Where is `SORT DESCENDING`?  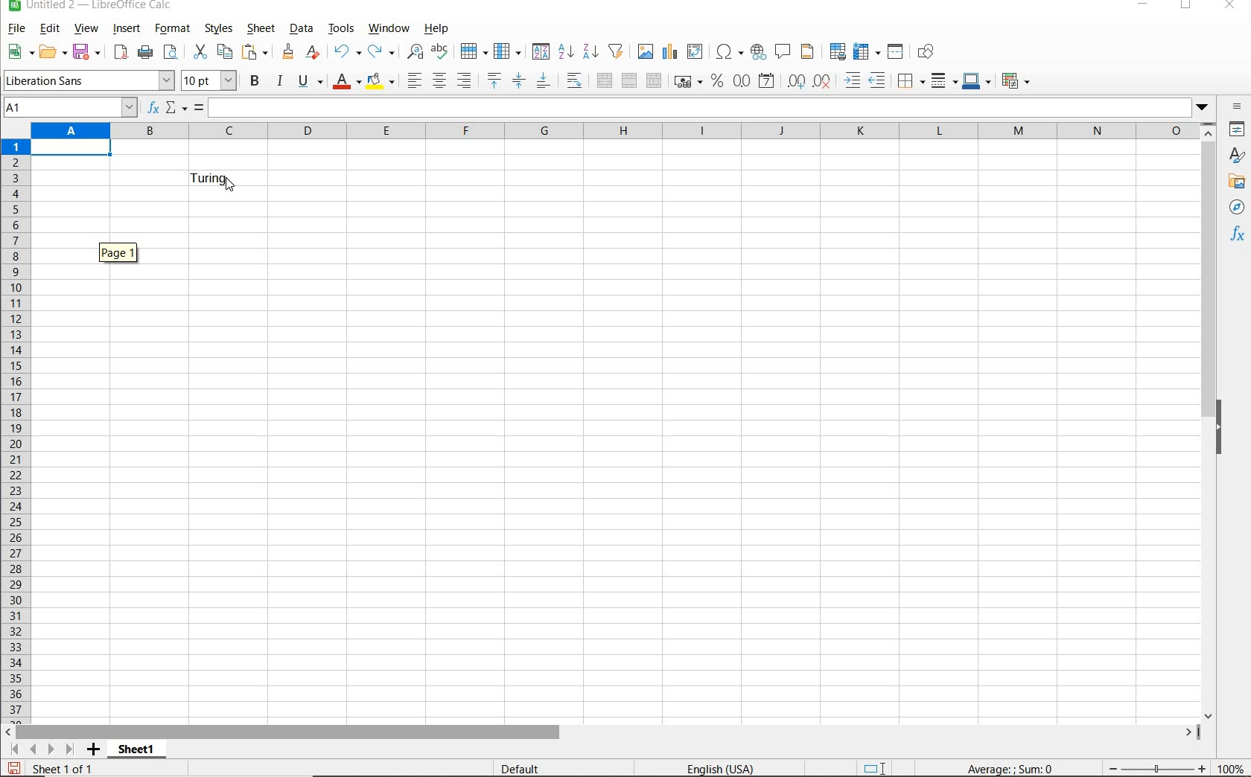 SORT DESCENDING is located at coordinates (591, 54).